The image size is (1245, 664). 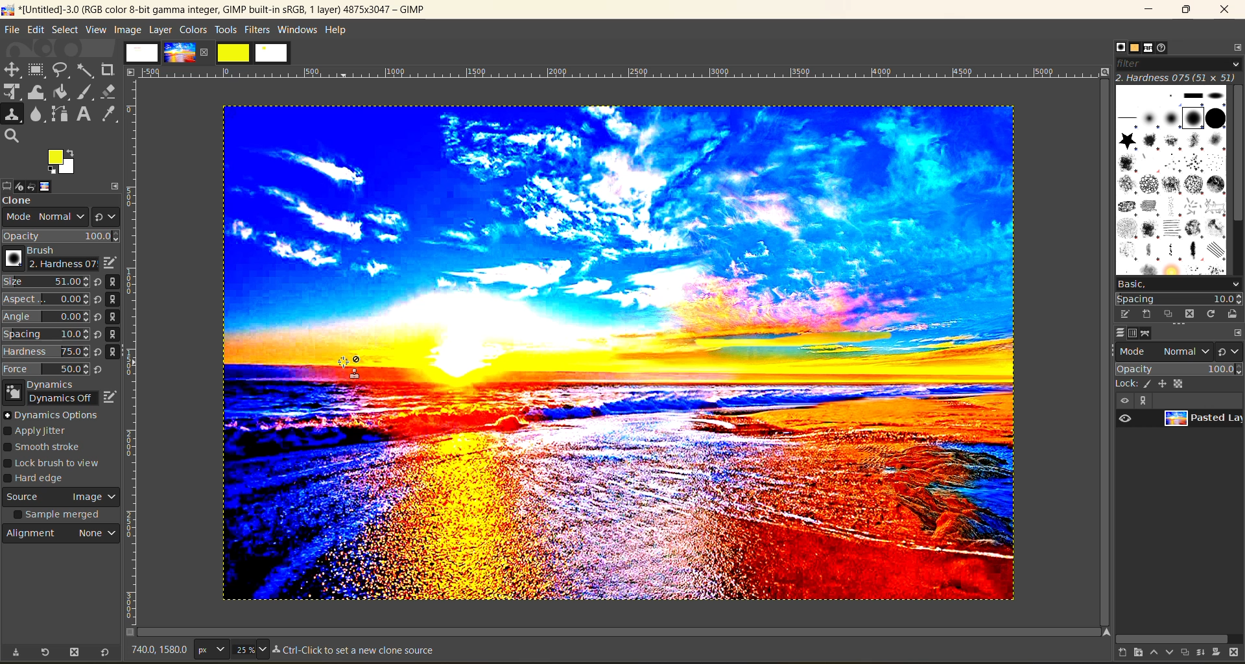 I want to click on filters, so click(x=259, y=29).